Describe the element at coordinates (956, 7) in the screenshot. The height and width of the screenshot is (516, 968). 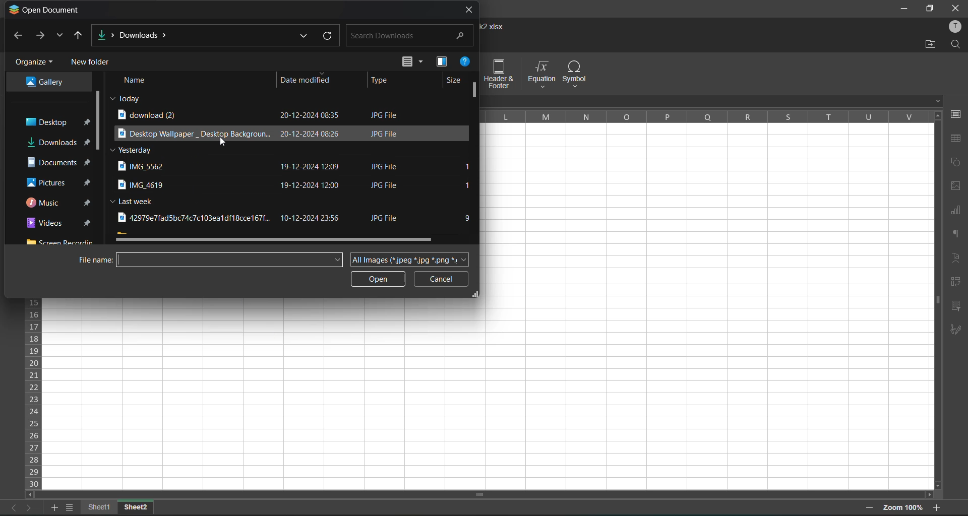
I see `close` at that location.